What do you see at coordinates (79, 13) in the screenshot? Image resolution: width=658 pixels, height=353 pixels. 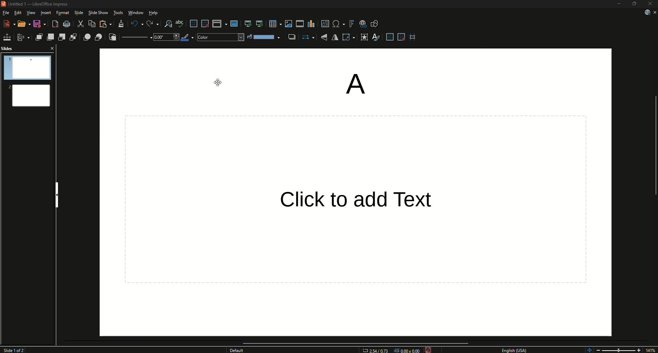 I see `Slide` at bounding box center [79, 13].